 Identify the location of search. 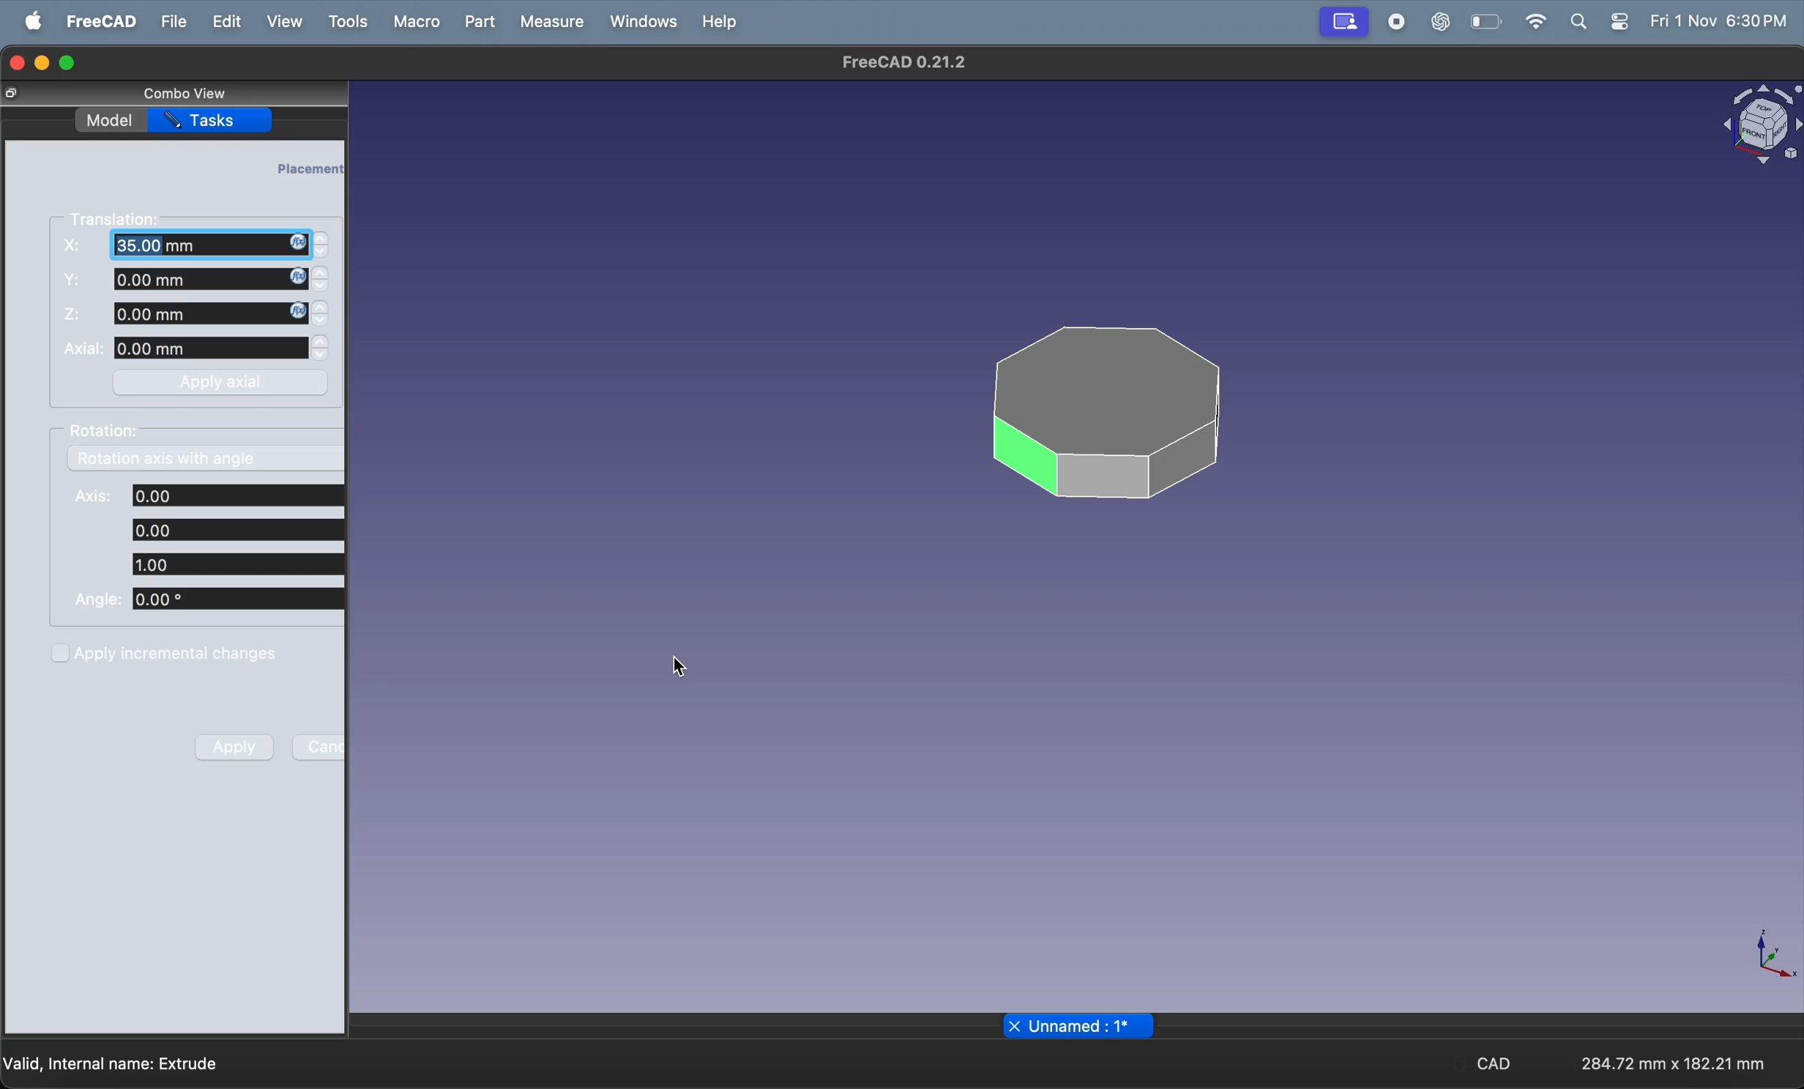
(1579, 20).